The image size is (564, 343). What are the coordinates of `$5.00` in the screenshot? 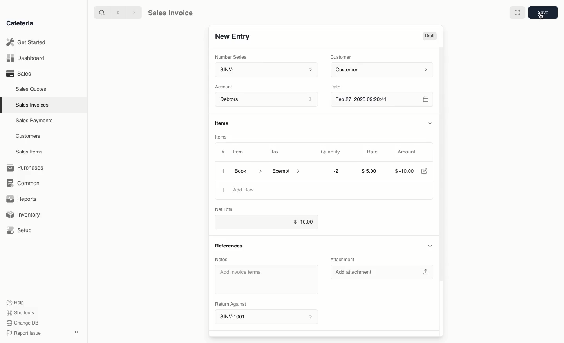 It's located at (372, 171).